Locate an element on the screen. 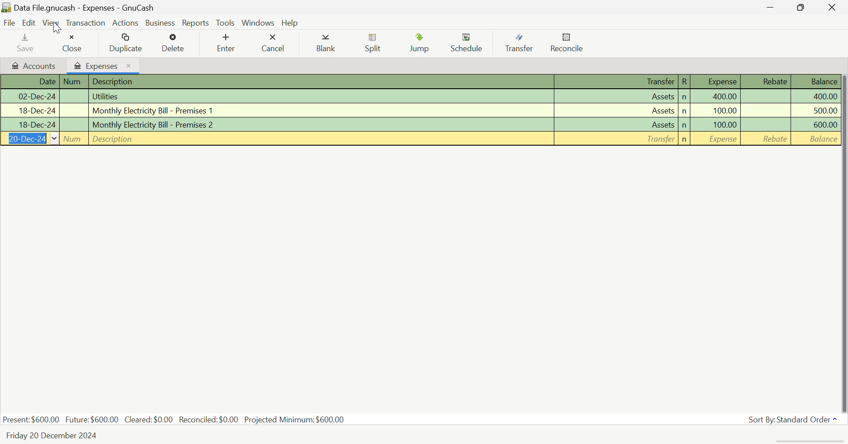 This screenshot has width=848, height=444. Amount is located at coordinates (724, 124).